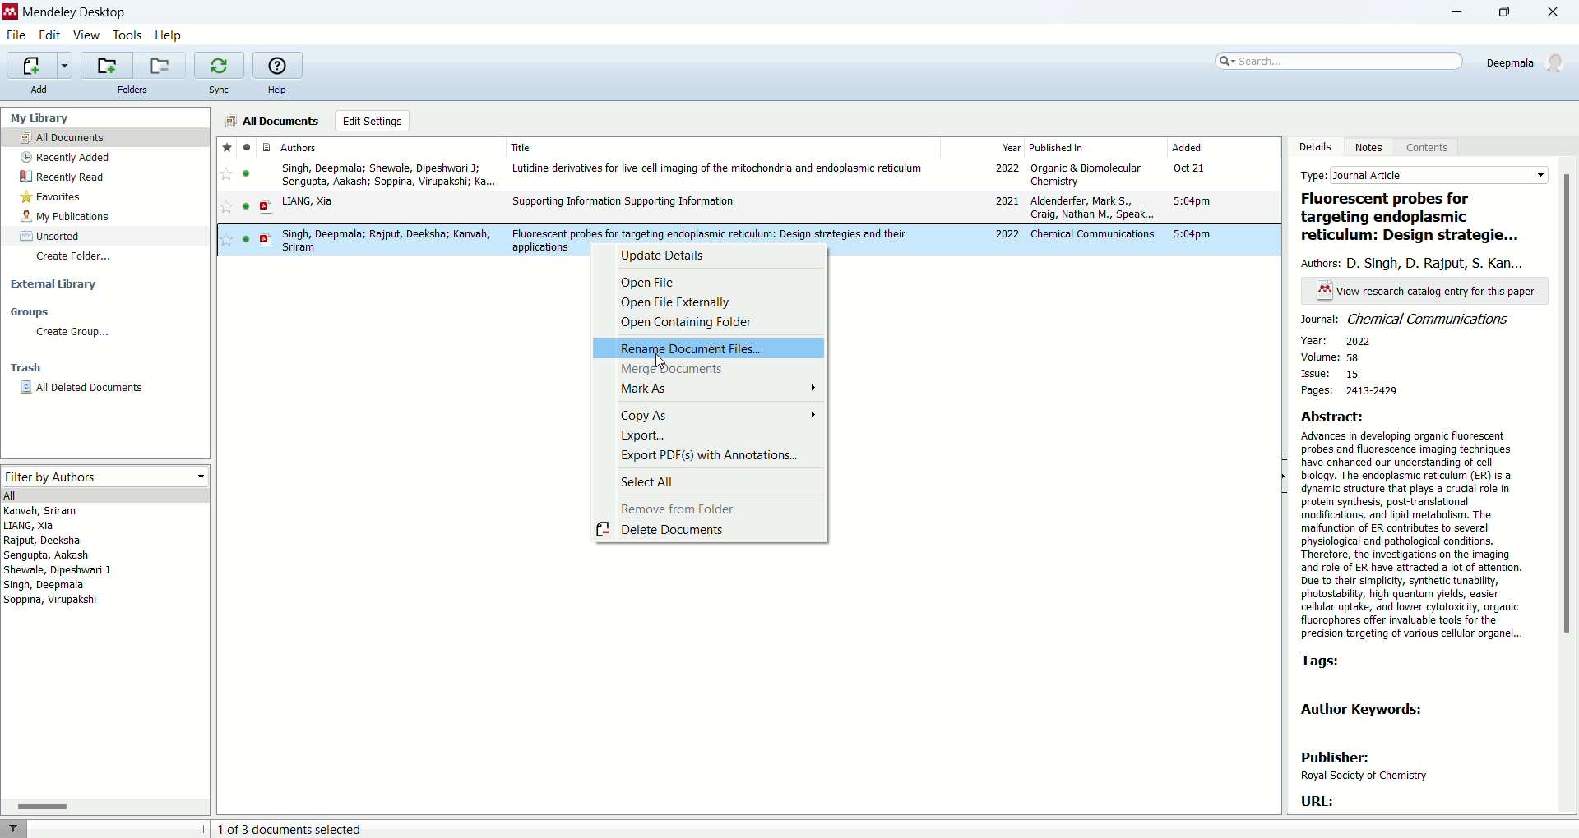 Image resolution: width=1579 pixels, height=838 pixels. I want to click on favorite, so click(229, 241).